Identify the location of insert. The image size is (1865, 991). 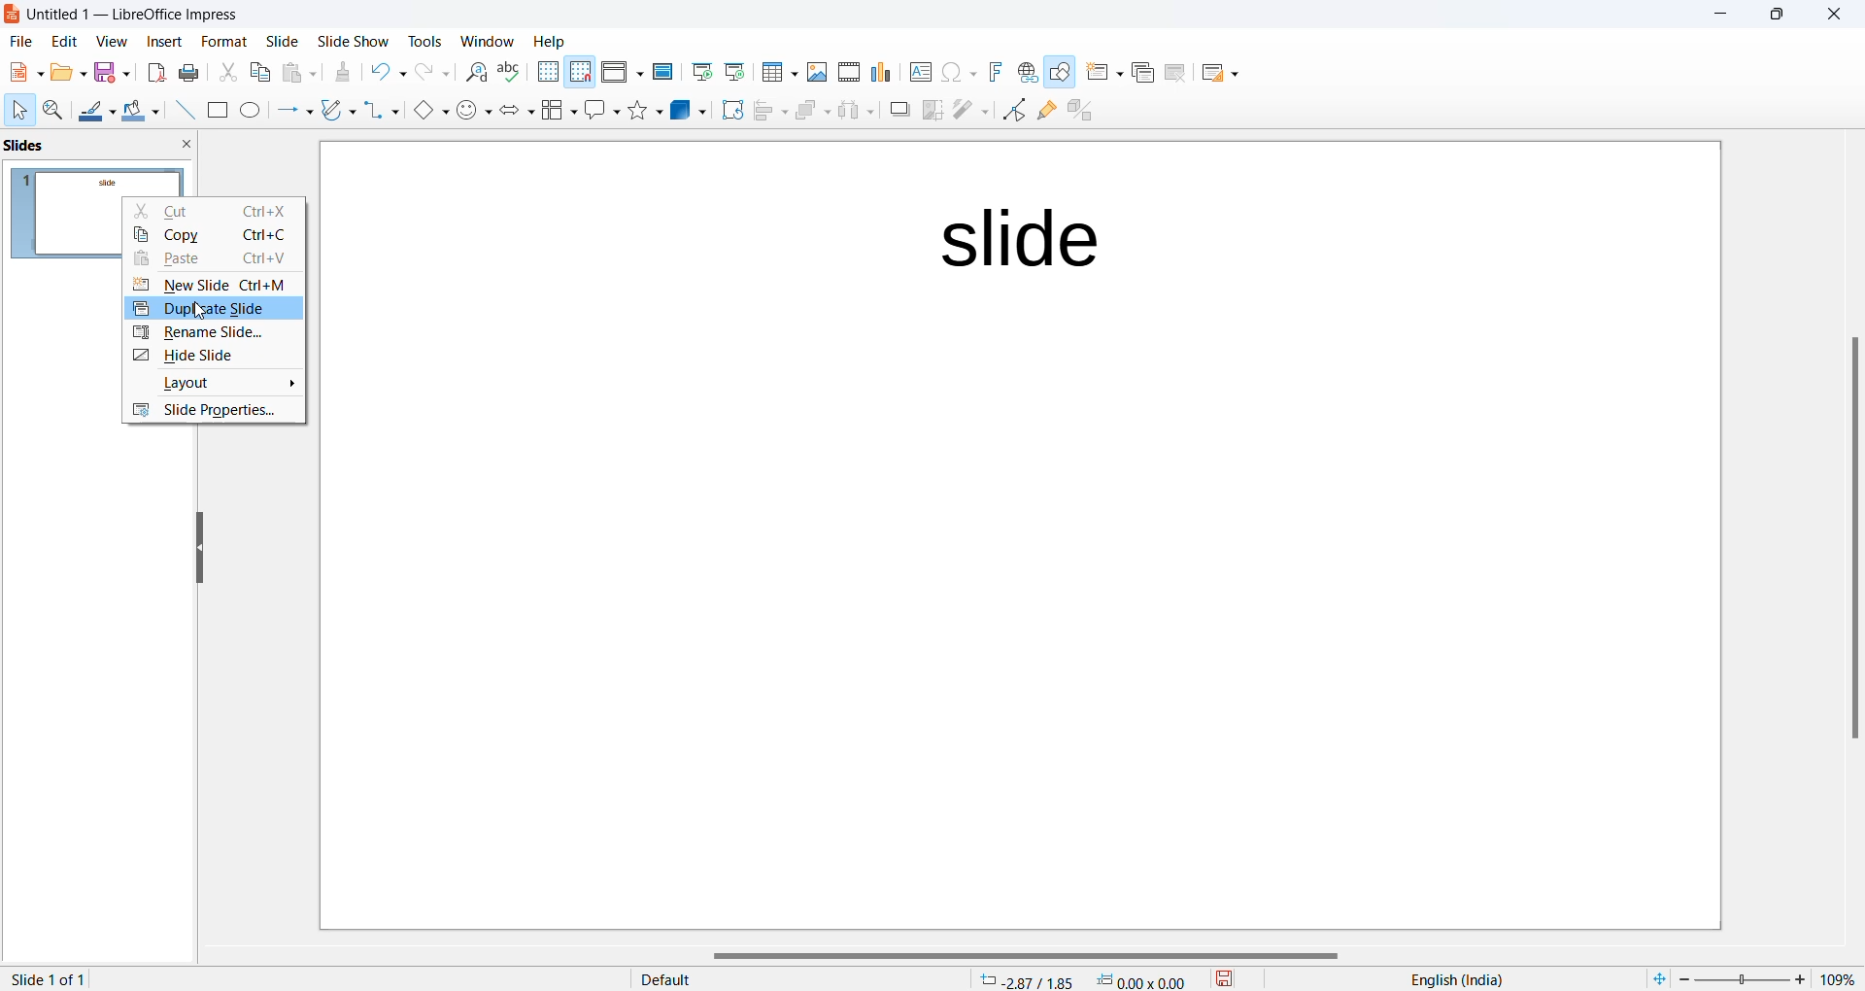
(155, 43).